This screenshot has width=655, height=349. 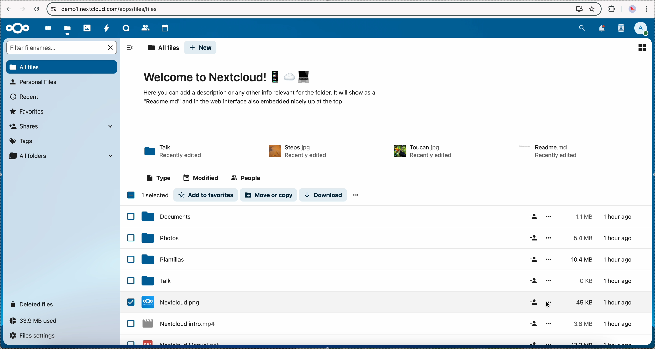 What do you see at coordinates (579, 9) in the screenshot?
I see `install Nextcloud` at bounding box center [579, 9].